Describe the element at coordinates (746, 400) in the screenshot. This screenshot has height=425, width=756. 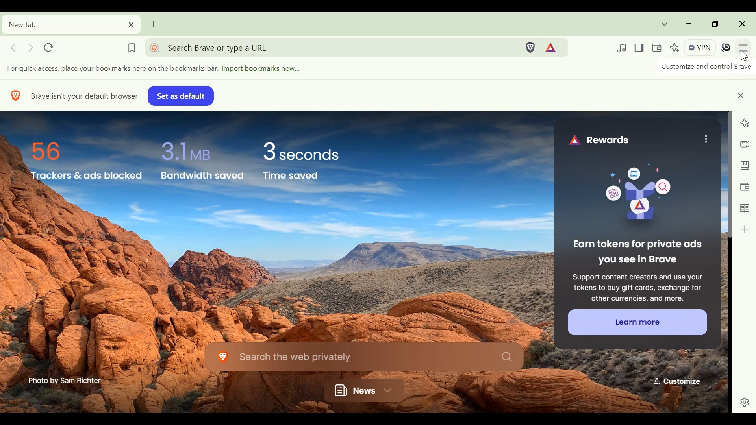
I see `settings` at that location.